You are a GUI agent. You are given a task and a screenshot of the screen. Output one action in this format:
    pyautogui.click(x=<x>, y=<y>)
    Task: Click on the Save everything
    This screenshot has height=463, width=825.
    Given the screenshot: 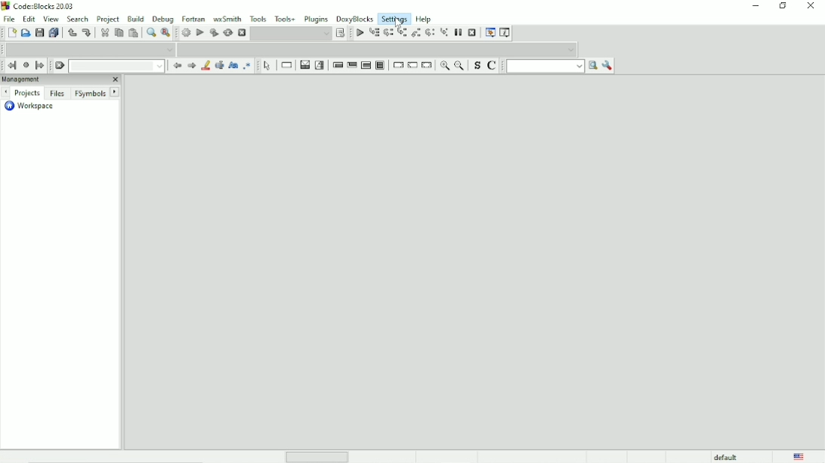 What is the action you would take?
    pyautogui.click(x=53, y=32)
    